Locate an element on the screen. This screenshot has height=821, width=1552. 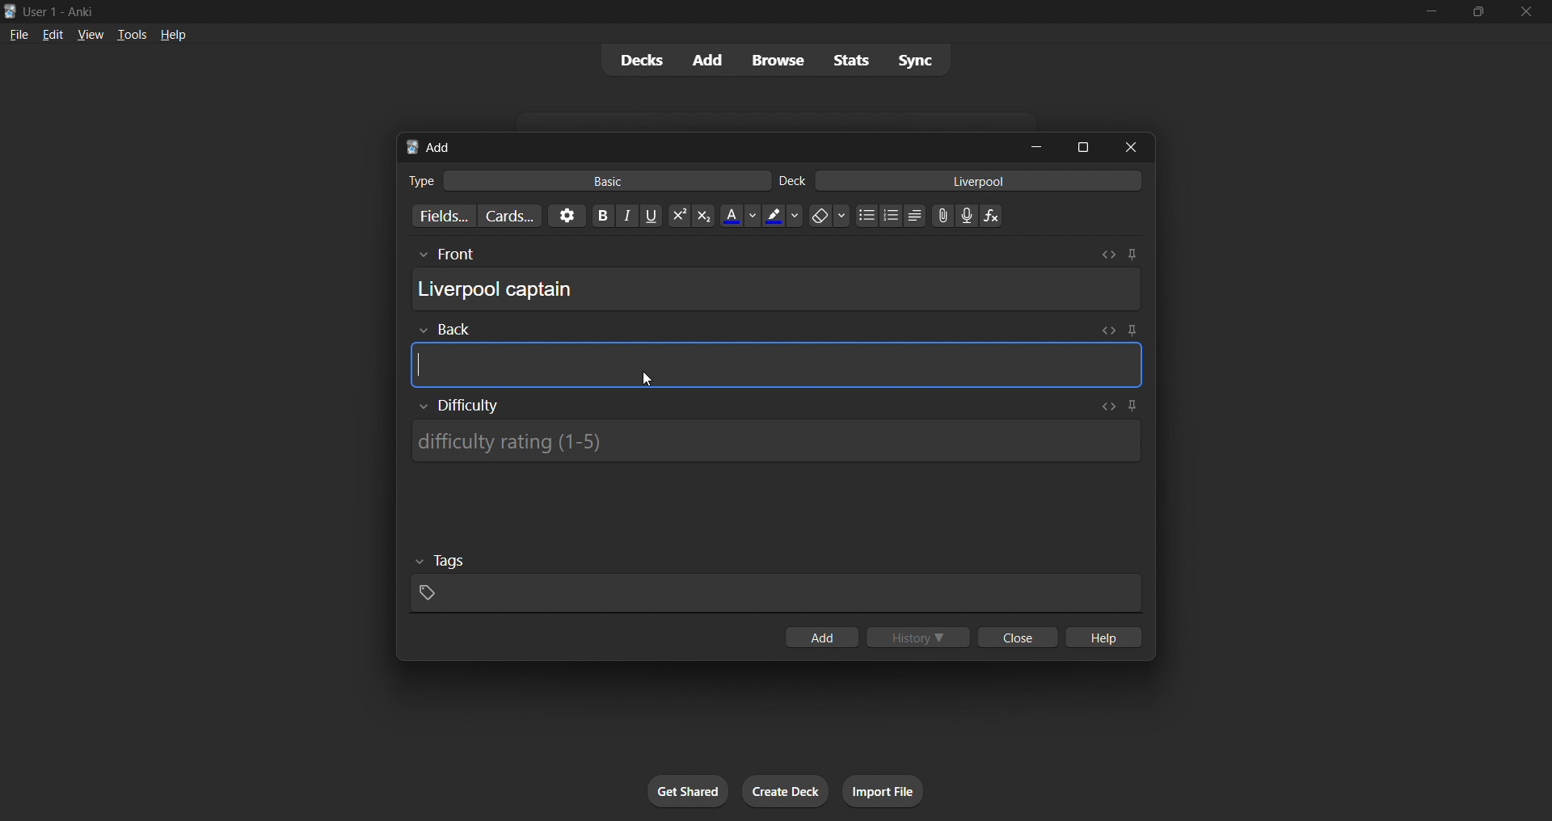
view is located at coordinates (91, 34).